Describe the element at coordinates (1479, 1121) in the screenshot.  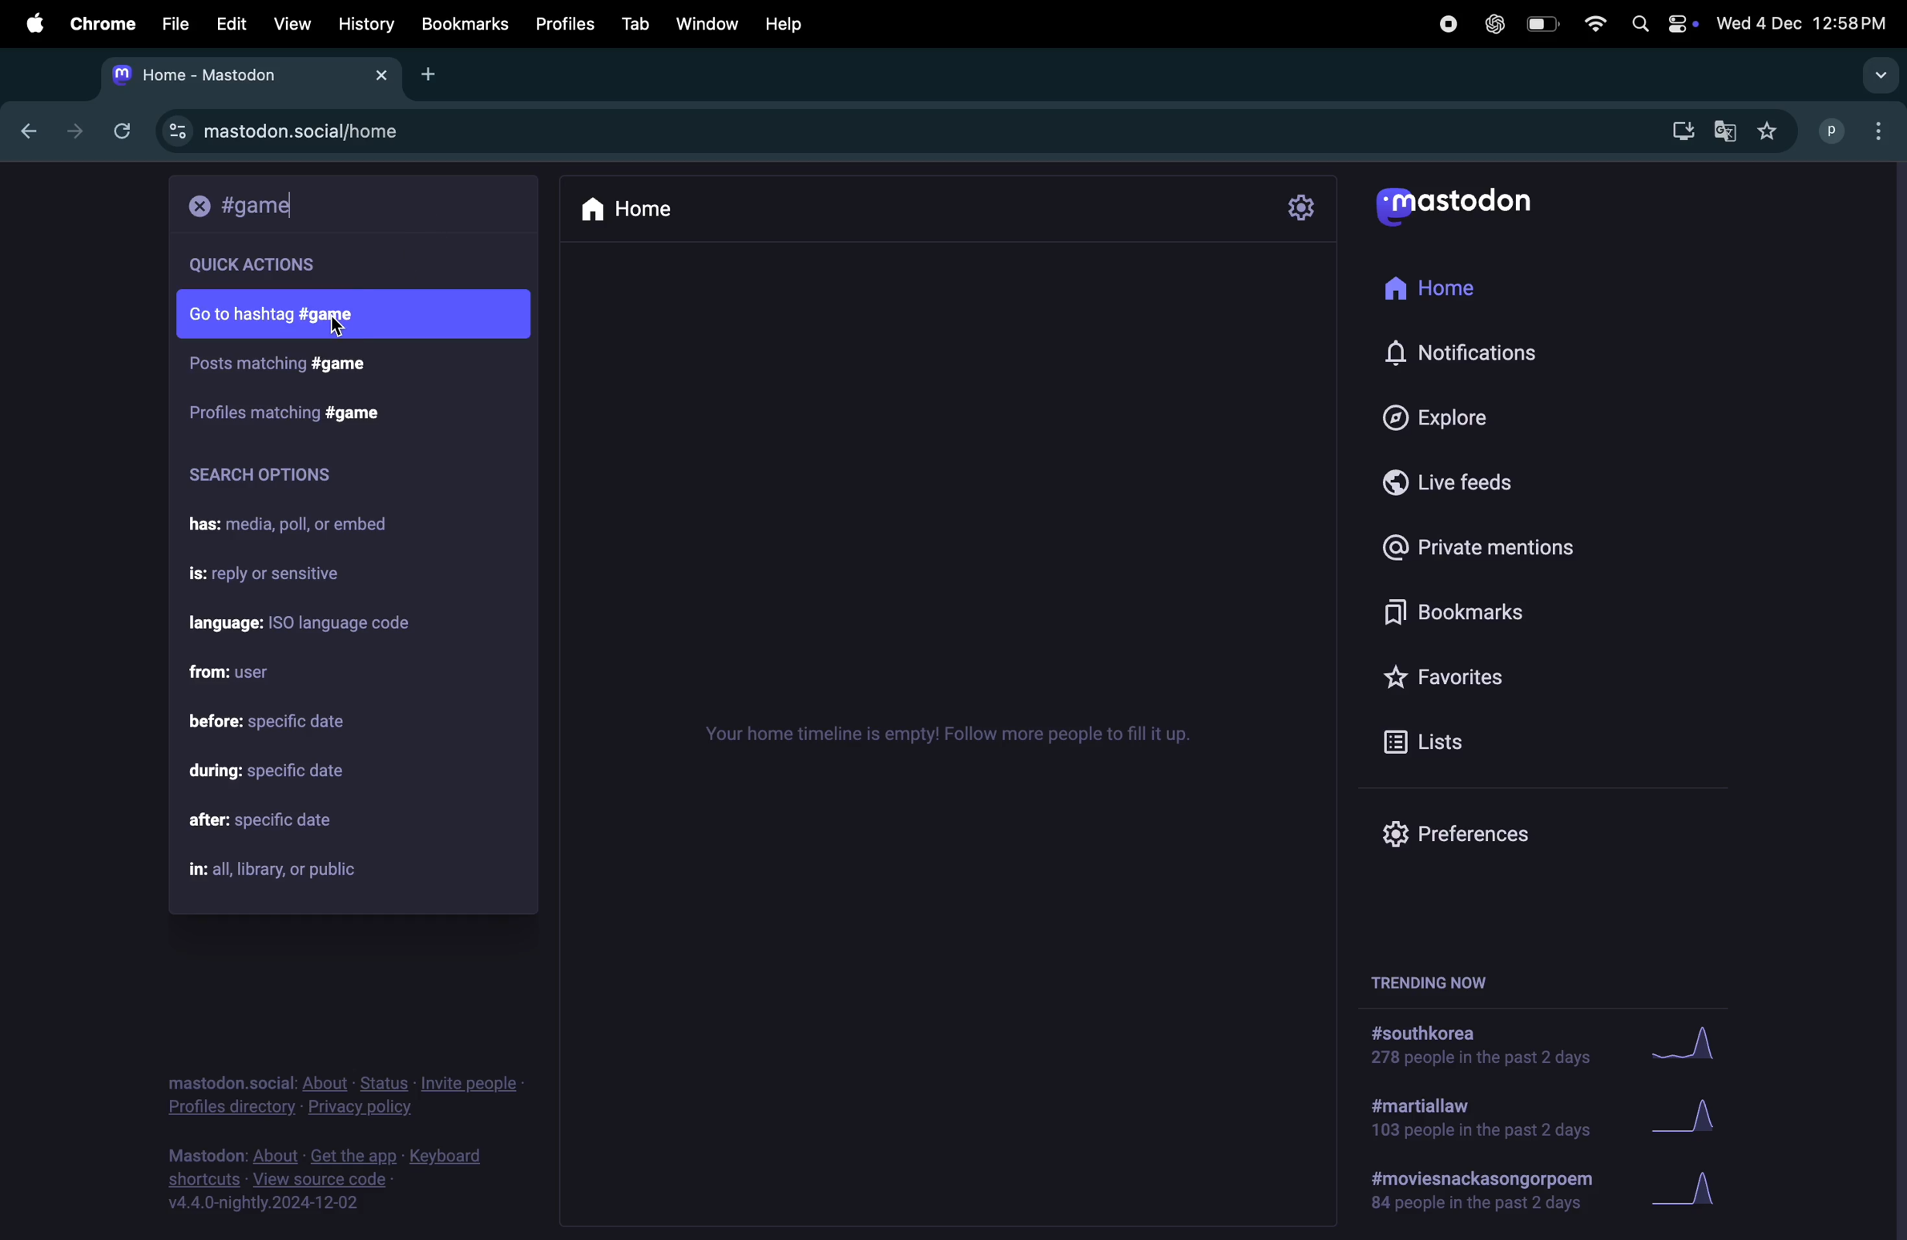
I see `#martial law` at that location.